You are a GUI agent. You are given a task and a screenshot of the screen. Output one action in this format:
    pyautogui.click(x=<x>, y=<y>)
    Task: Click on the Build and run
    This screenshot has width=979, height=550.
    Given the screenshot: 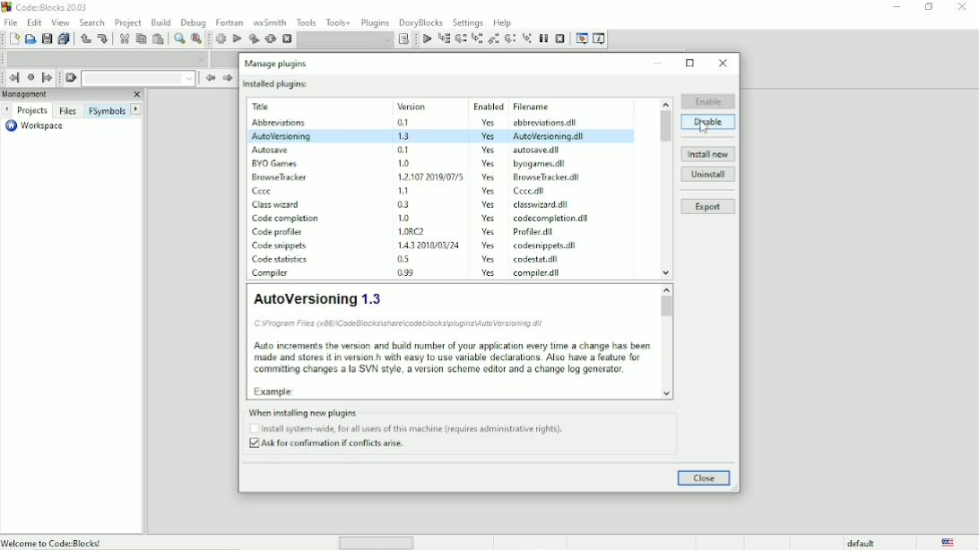 What is the action you would take?
    pyautogui.click(x=254, y=39)
    